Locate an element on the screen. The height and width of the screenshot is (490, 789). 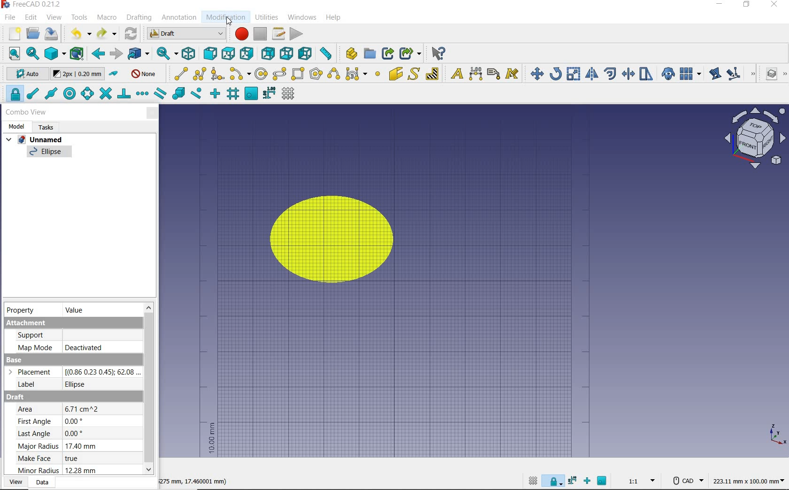
unnamed is located at coordinates (37, 139).